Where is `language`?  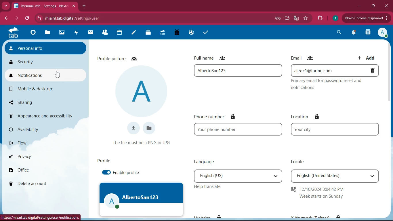
language is located at coordinates (208, 162).